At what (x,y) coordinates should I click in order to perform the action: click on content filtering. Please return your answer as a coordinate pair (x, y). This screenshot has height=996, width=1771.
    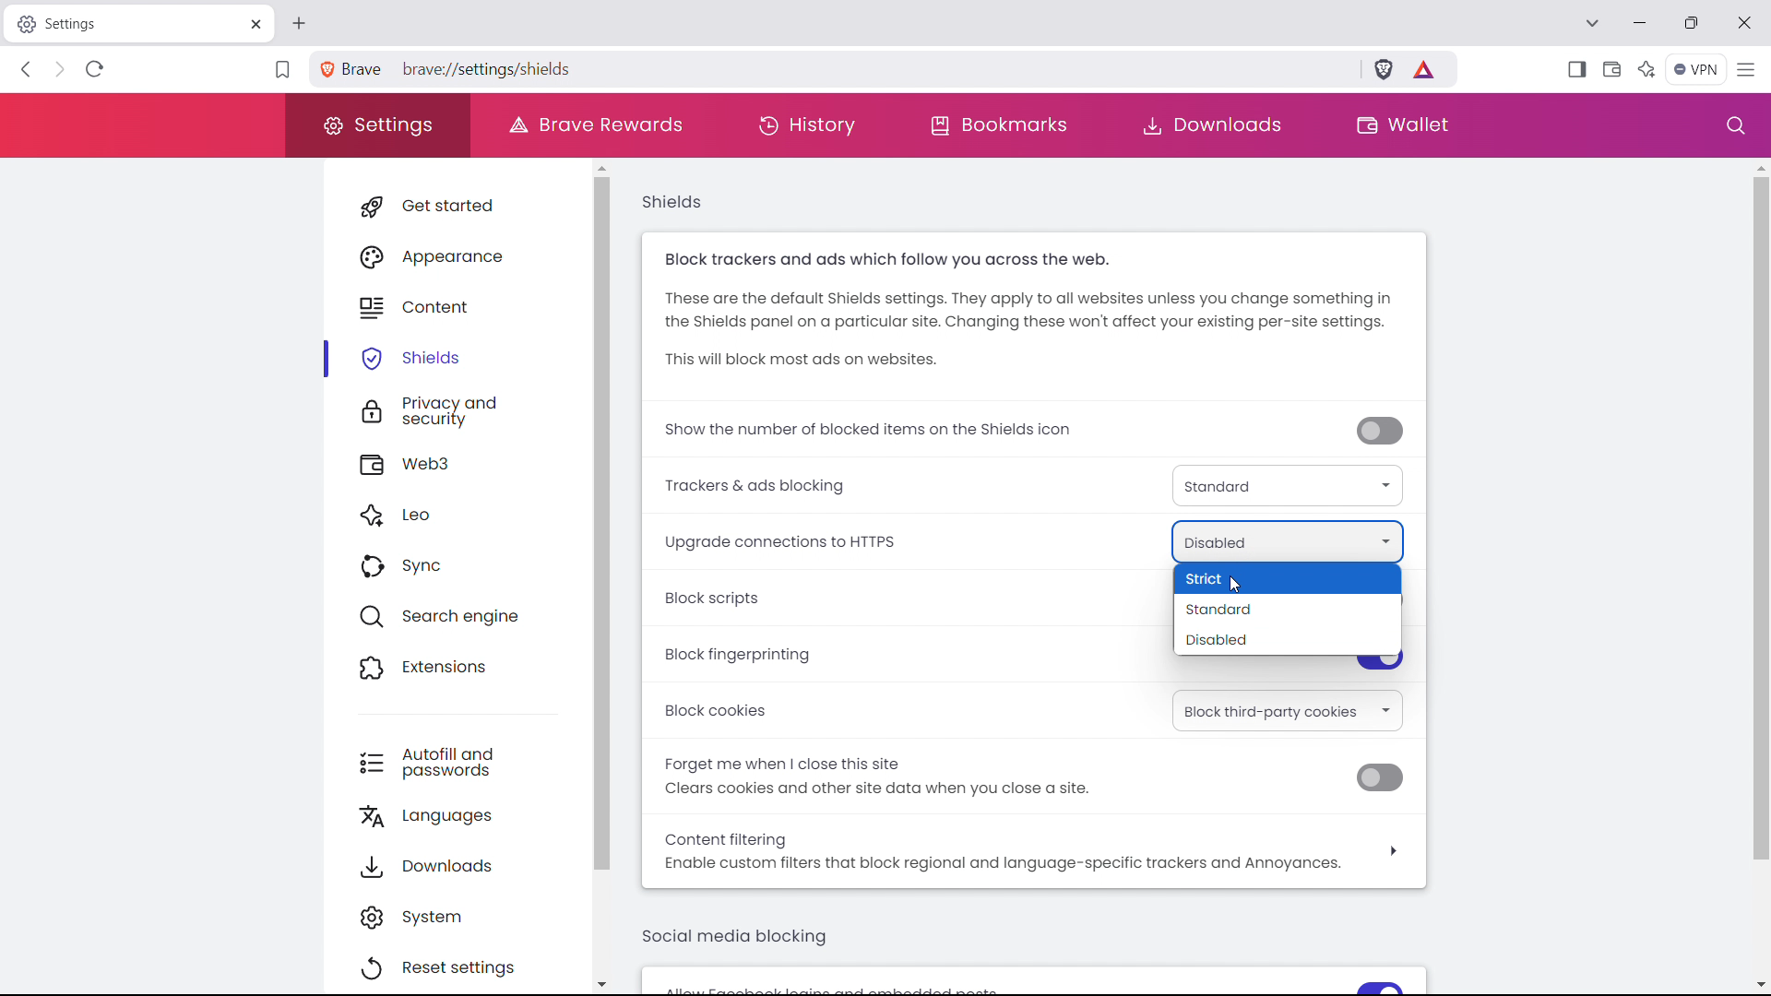
    Looking at the image, I should click on (1034, 850).